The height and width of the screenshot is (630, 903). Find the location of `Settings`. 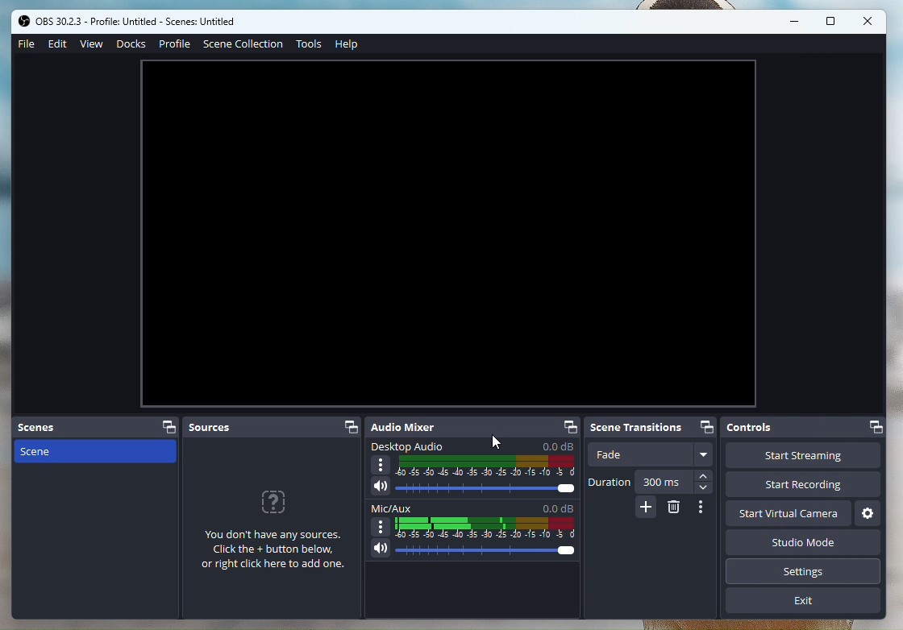

Settings is located at coordinates (804, 571).